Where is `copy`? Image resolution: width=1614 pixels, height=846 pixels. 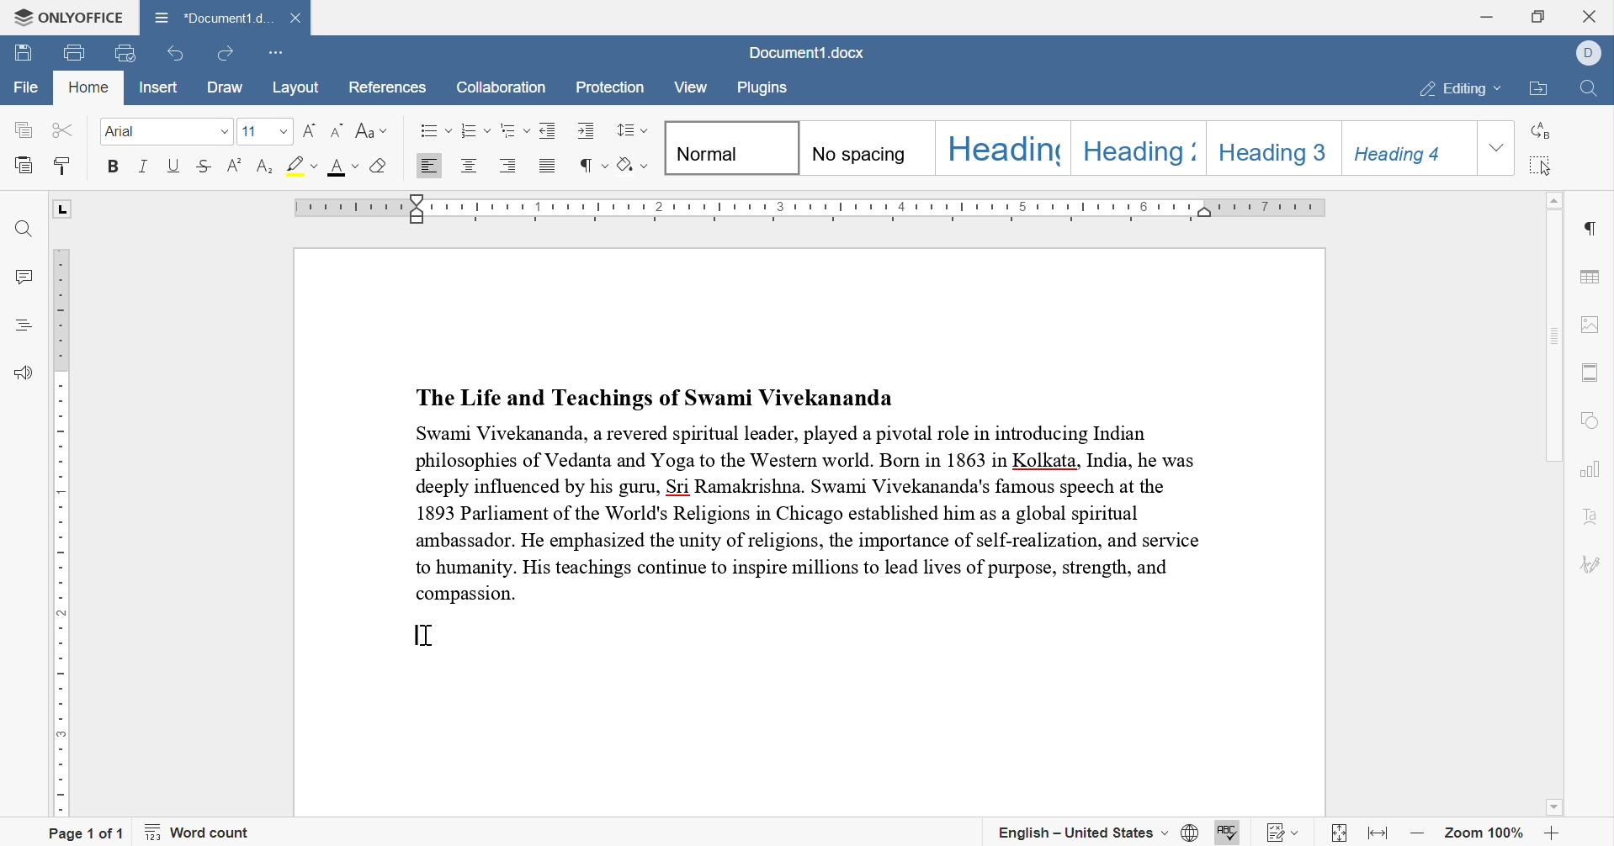 copy is located at coordinates (23, 130).